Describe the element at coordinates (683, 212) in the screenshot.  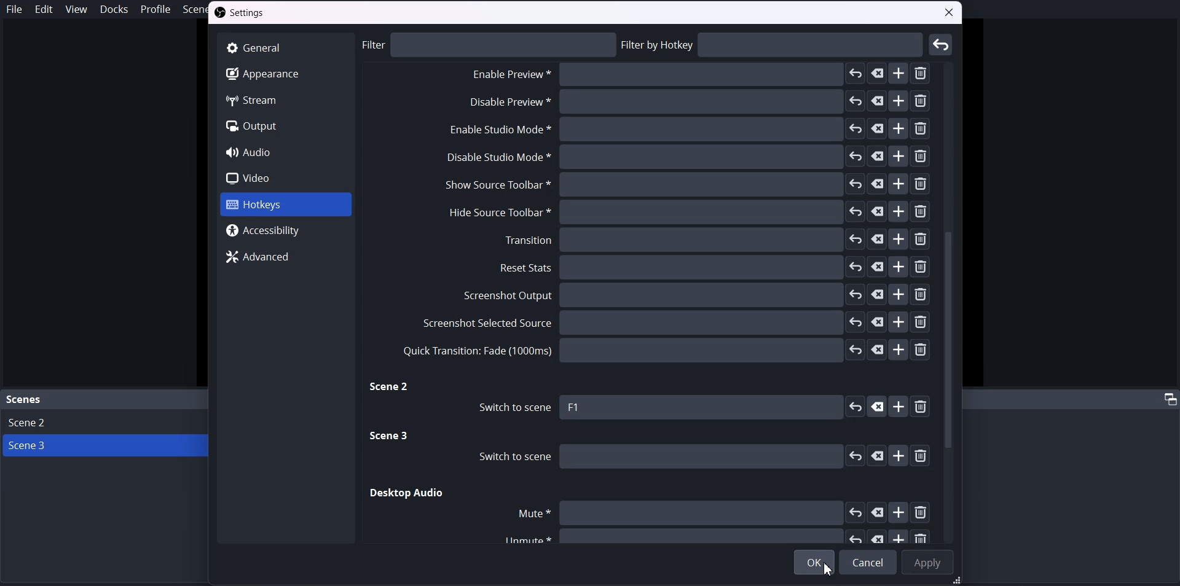
I see `Hide source toolbar` at that location.